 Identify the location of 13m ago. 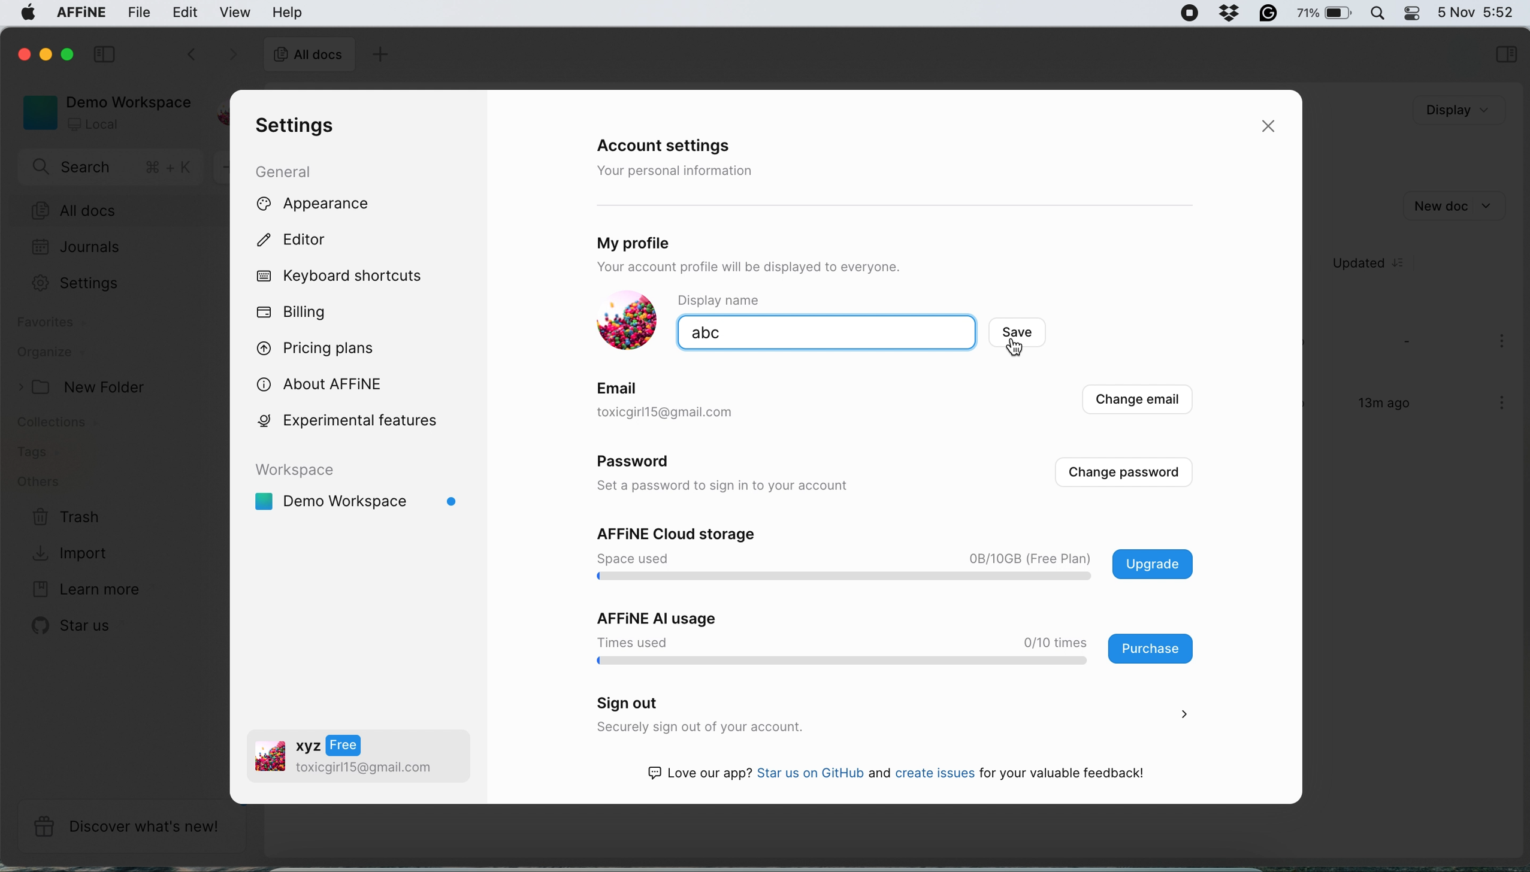
(1375, 408).